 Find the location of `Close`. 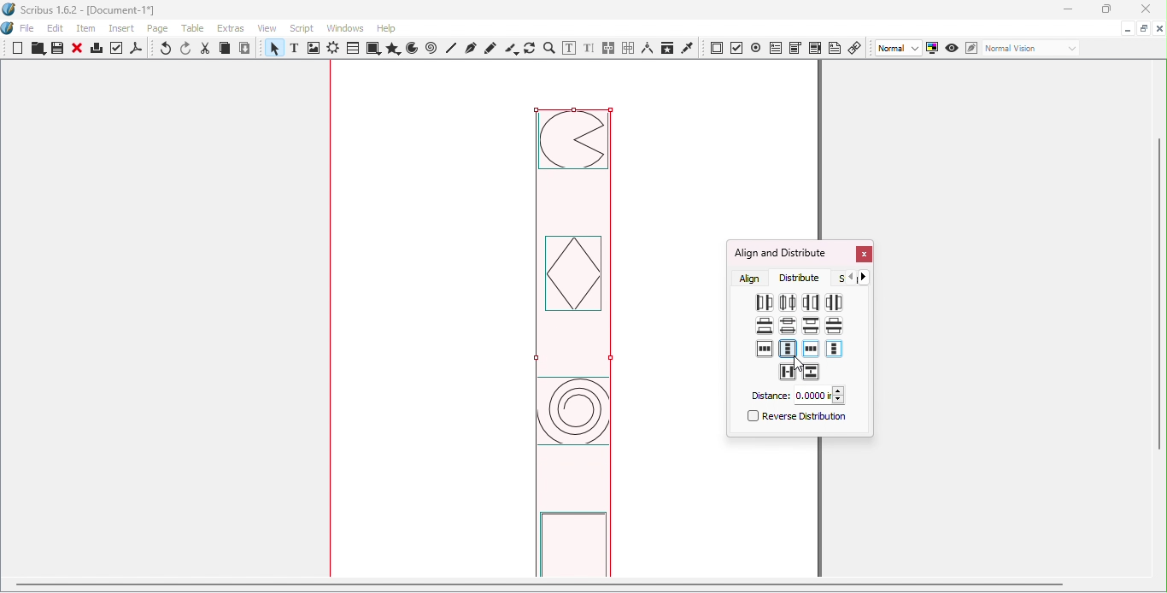

Close is located at coordinates (863, 255).